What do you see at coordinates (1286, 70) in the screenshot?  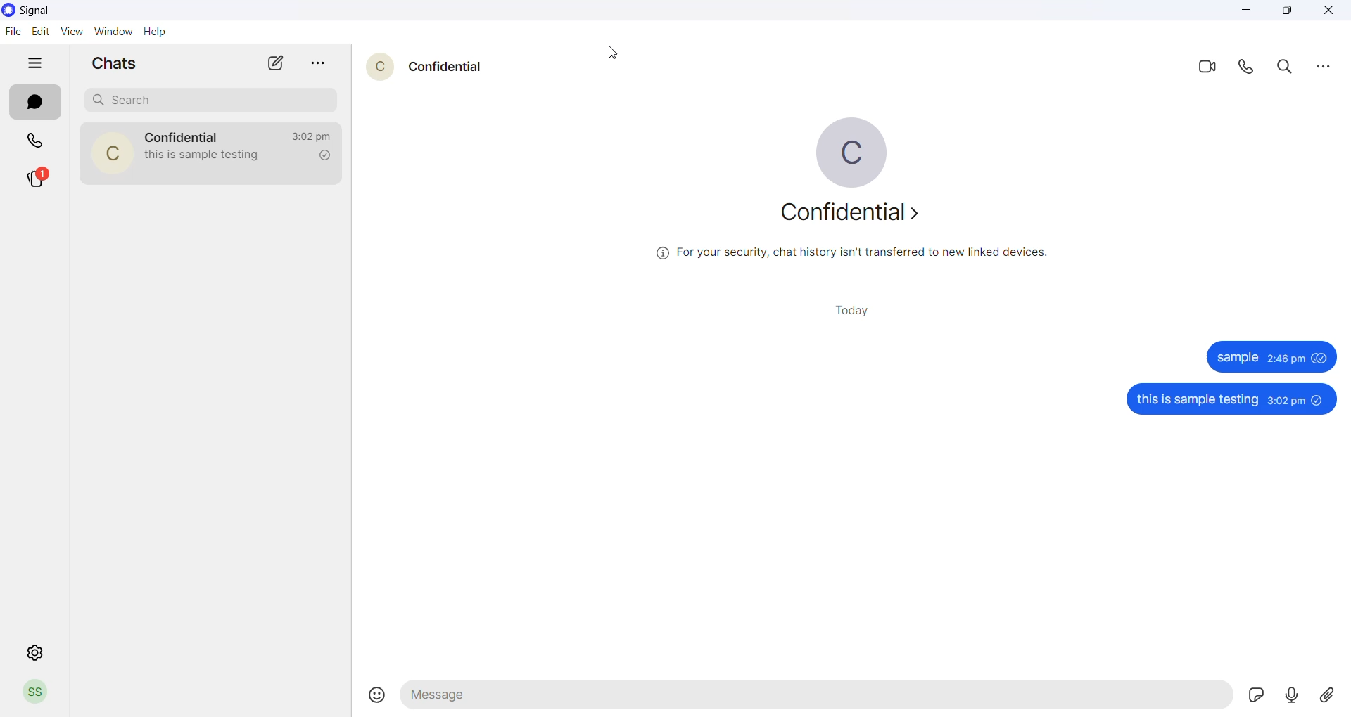 I see `search in messages` at bounding box center [1286, 70].